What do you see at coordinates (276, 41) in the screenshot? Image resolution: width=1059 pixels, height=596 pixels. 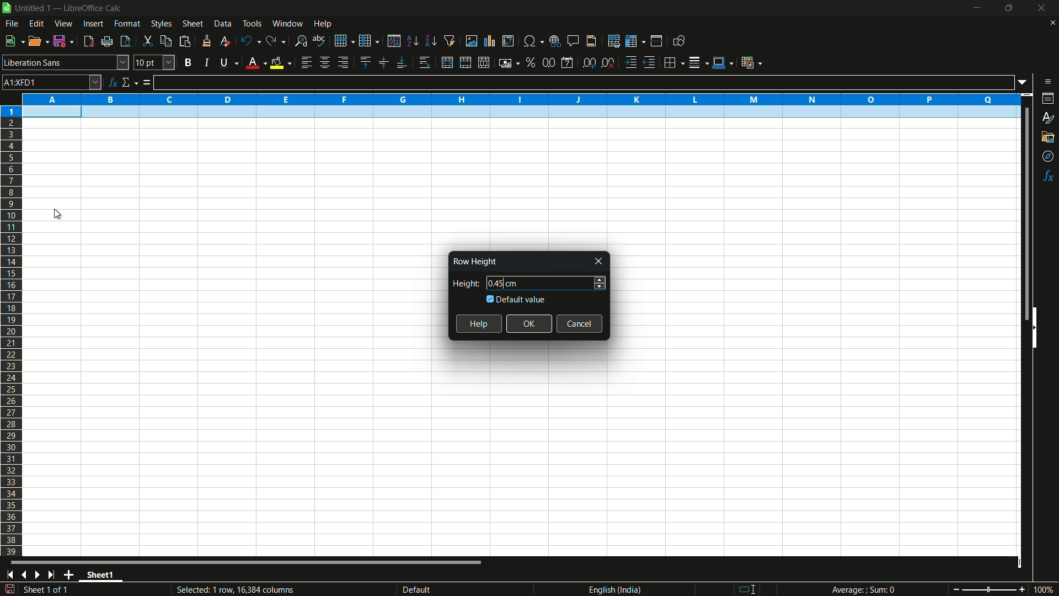 I see `redo` at bounding box center [276, 41].